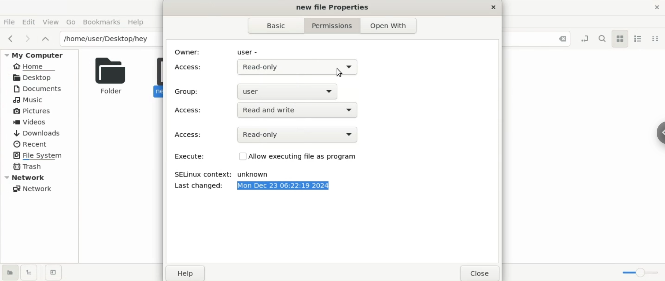  Describe the element at coordinates (52, 23) in the screenshot. I see `View` at that location.